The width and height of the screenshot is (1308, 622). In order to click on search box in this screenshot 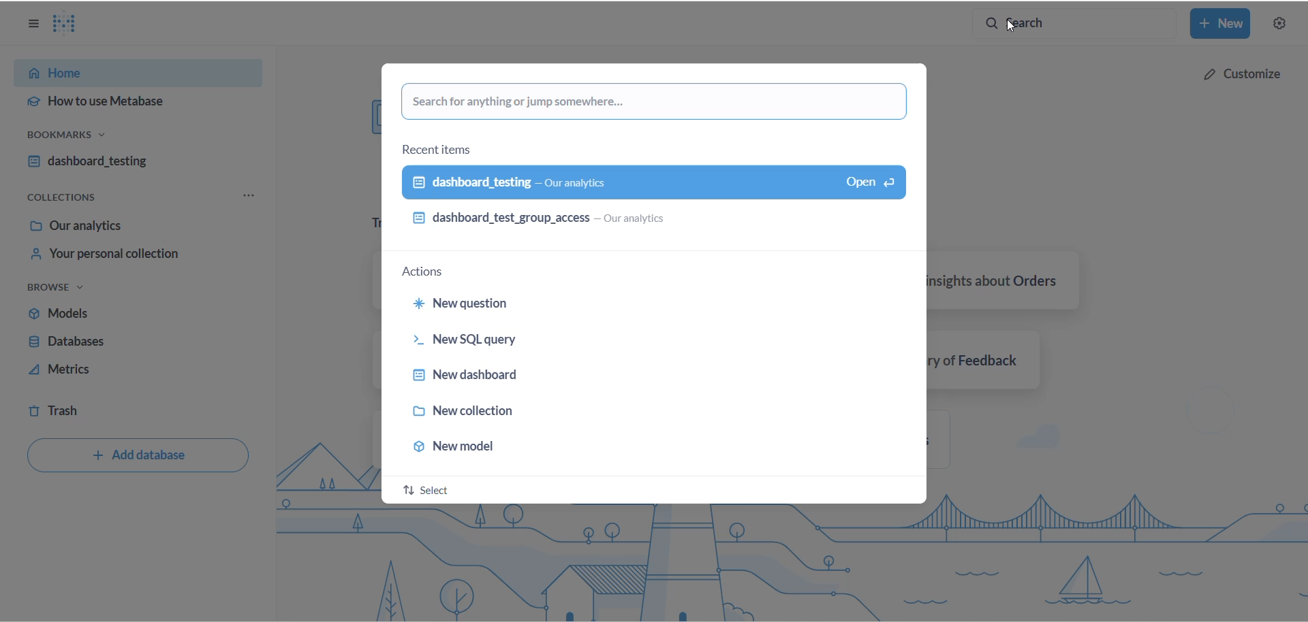, I will do `click(653, 101)`.